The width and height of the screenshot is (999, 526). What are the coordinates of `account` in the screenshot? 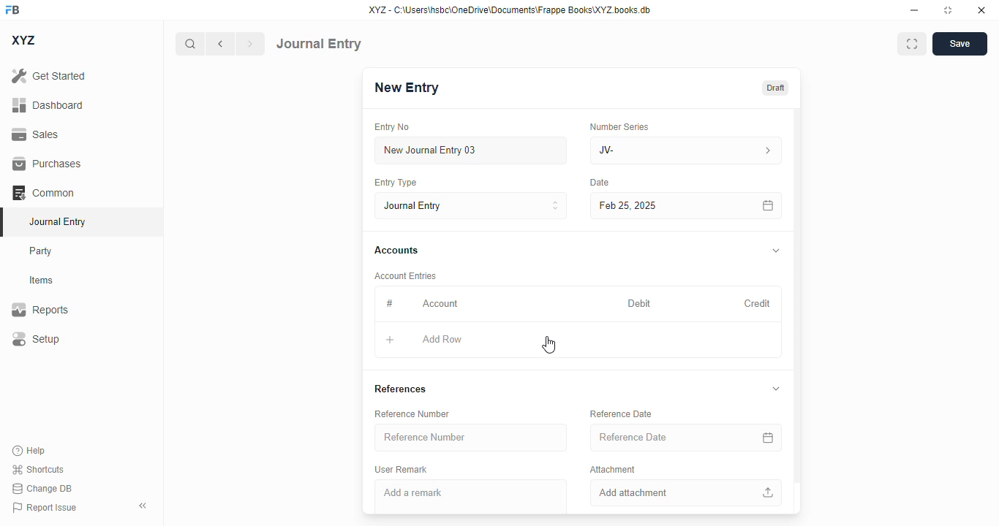 It's located at (440, 304).